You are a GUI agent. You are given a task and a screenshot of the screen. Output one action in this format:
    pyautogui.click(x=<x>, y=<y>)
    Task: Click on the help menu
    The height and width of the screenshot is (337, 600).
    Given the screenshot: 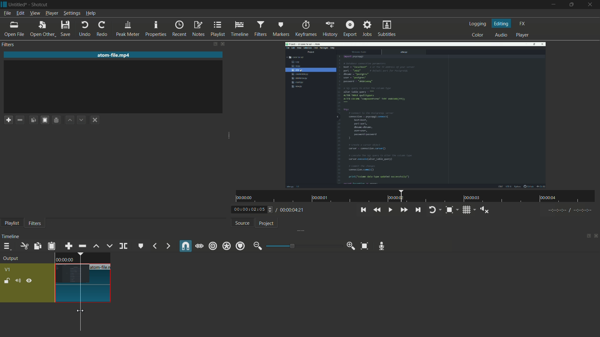 What is the action you would take?
    pyautogui.click(x=91, y=14)
    